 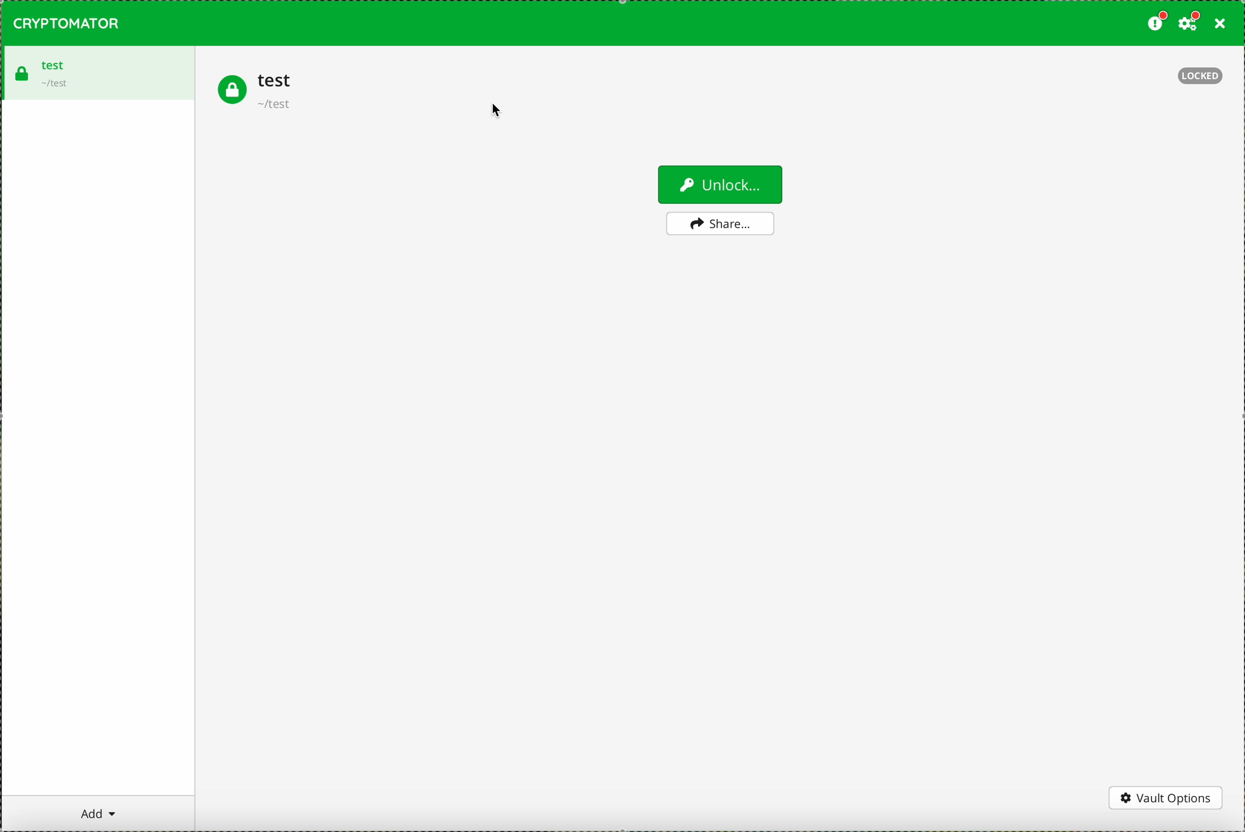 What do you see at coordinates (1201, 77) in the screenshot?
I see `locked` at bounding box center [1201, 77].